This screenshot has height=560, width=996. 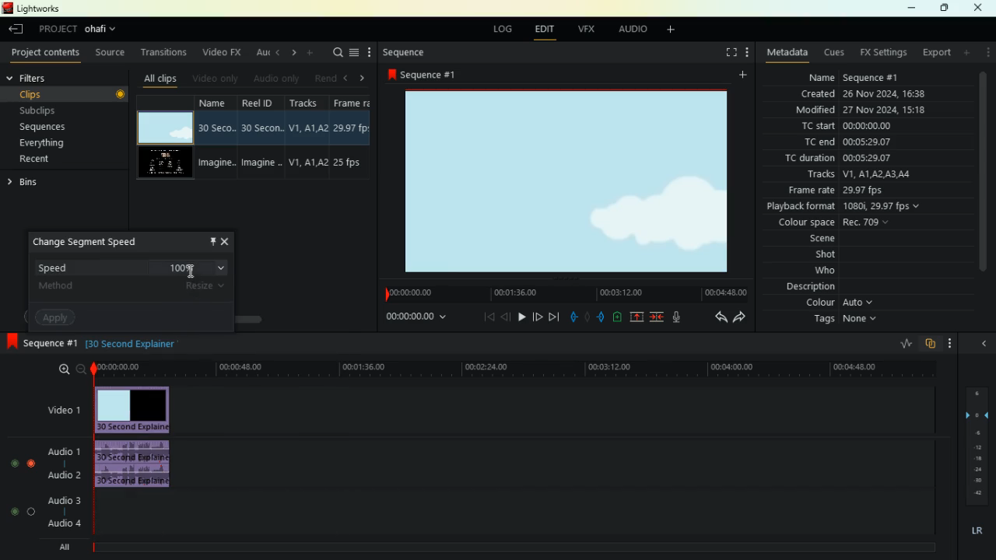 I want to click on pin, so click(x=212, y=241).